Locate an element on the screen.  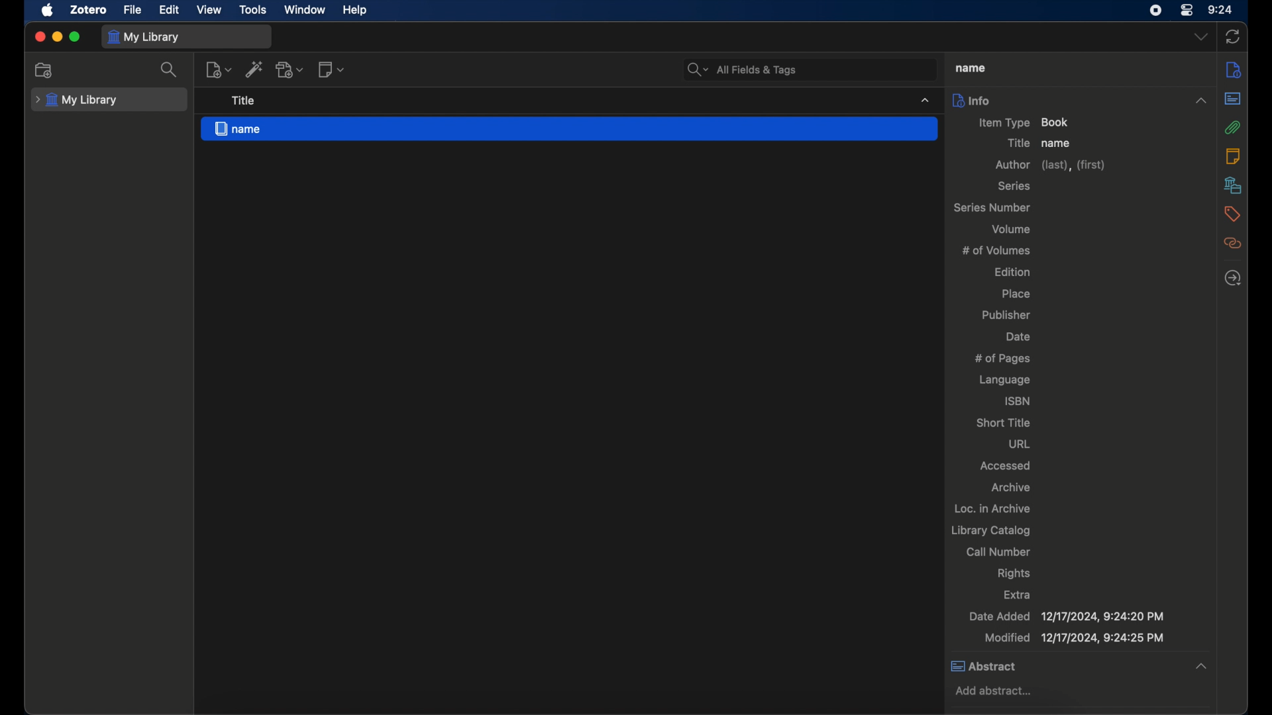
tags is located at coordinates (1235, 213).